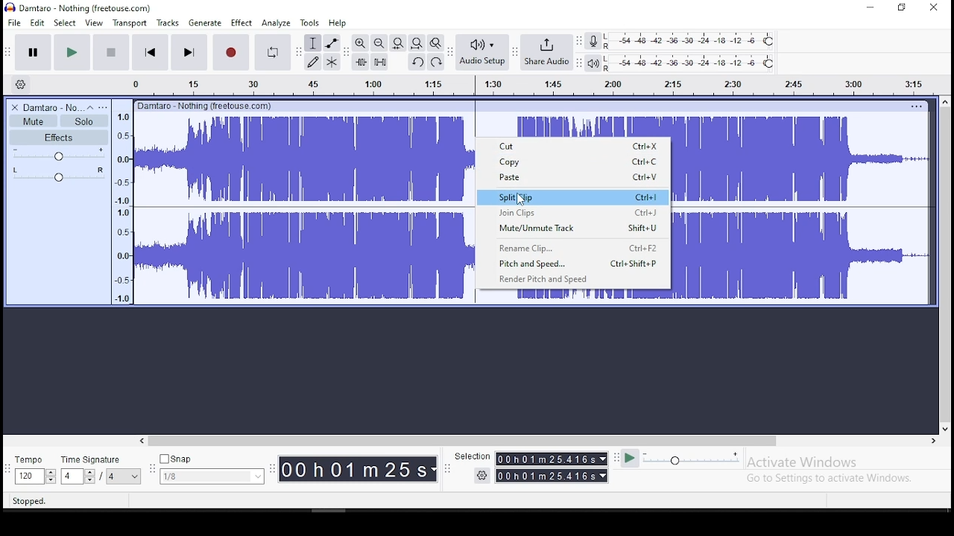  What do you see at coordinates (521, 200) in the screenshot?
I see `cursor` at bounding box center [521, 200].